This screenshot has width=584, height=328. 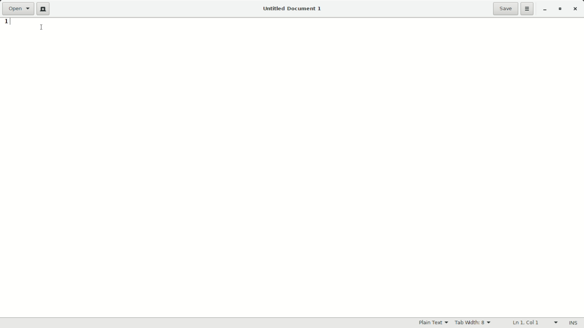 What do you see at coordinates (545, 9) in the screenshot?
I see `minimize` at bounding box center [545, 9].